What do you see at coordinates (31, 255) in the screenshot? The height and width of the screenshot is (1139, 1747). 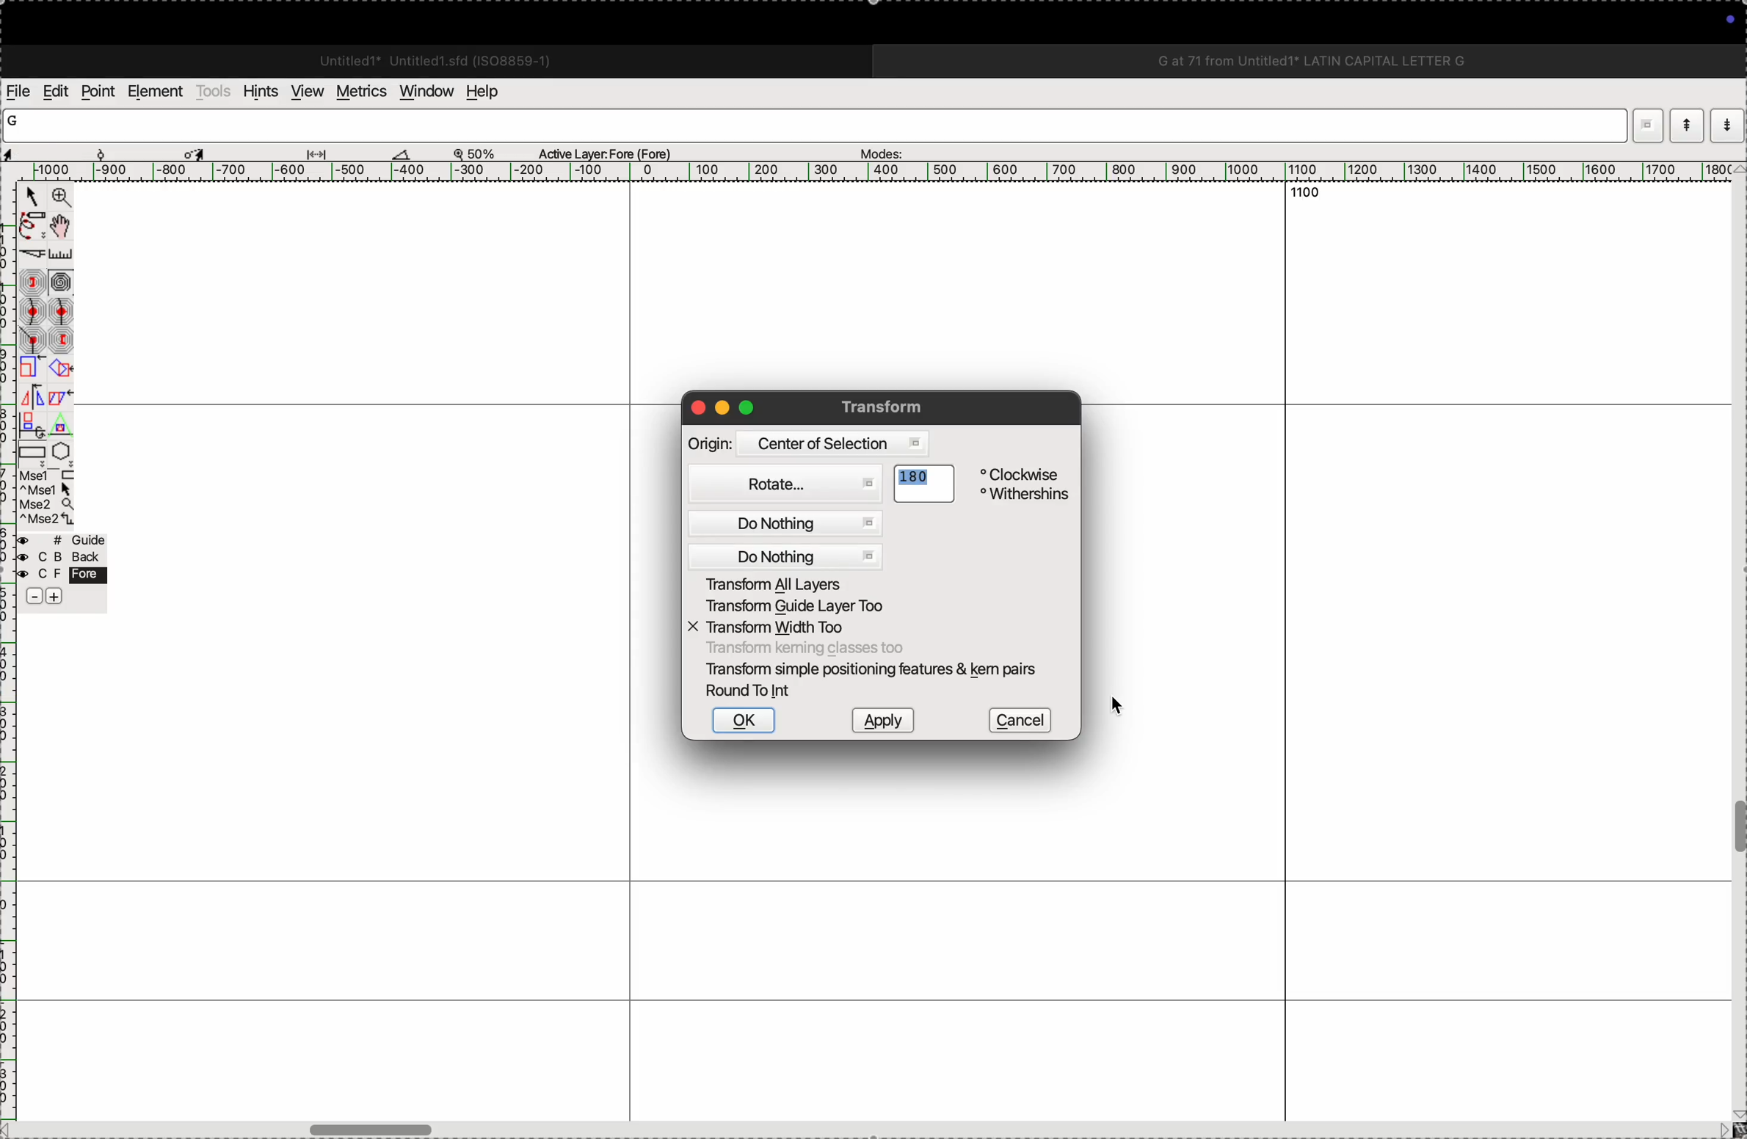 I see `knife` at bounding box center [31, 255].